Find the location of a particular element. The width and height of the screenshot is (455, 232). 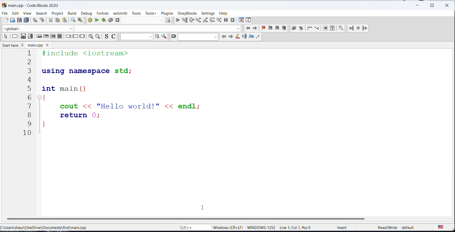

Global is located at coordinates (34, 28).